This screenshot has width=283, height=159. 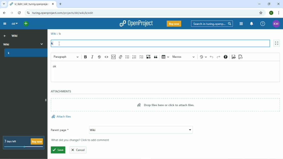 I want to click on Switch to markdown mode, so click(x=241, y=57).